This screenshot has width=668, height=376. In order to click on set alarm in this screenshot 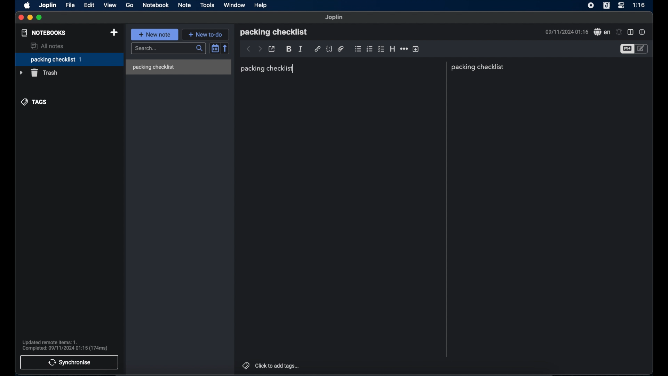, I will do `click(619, 32)`.